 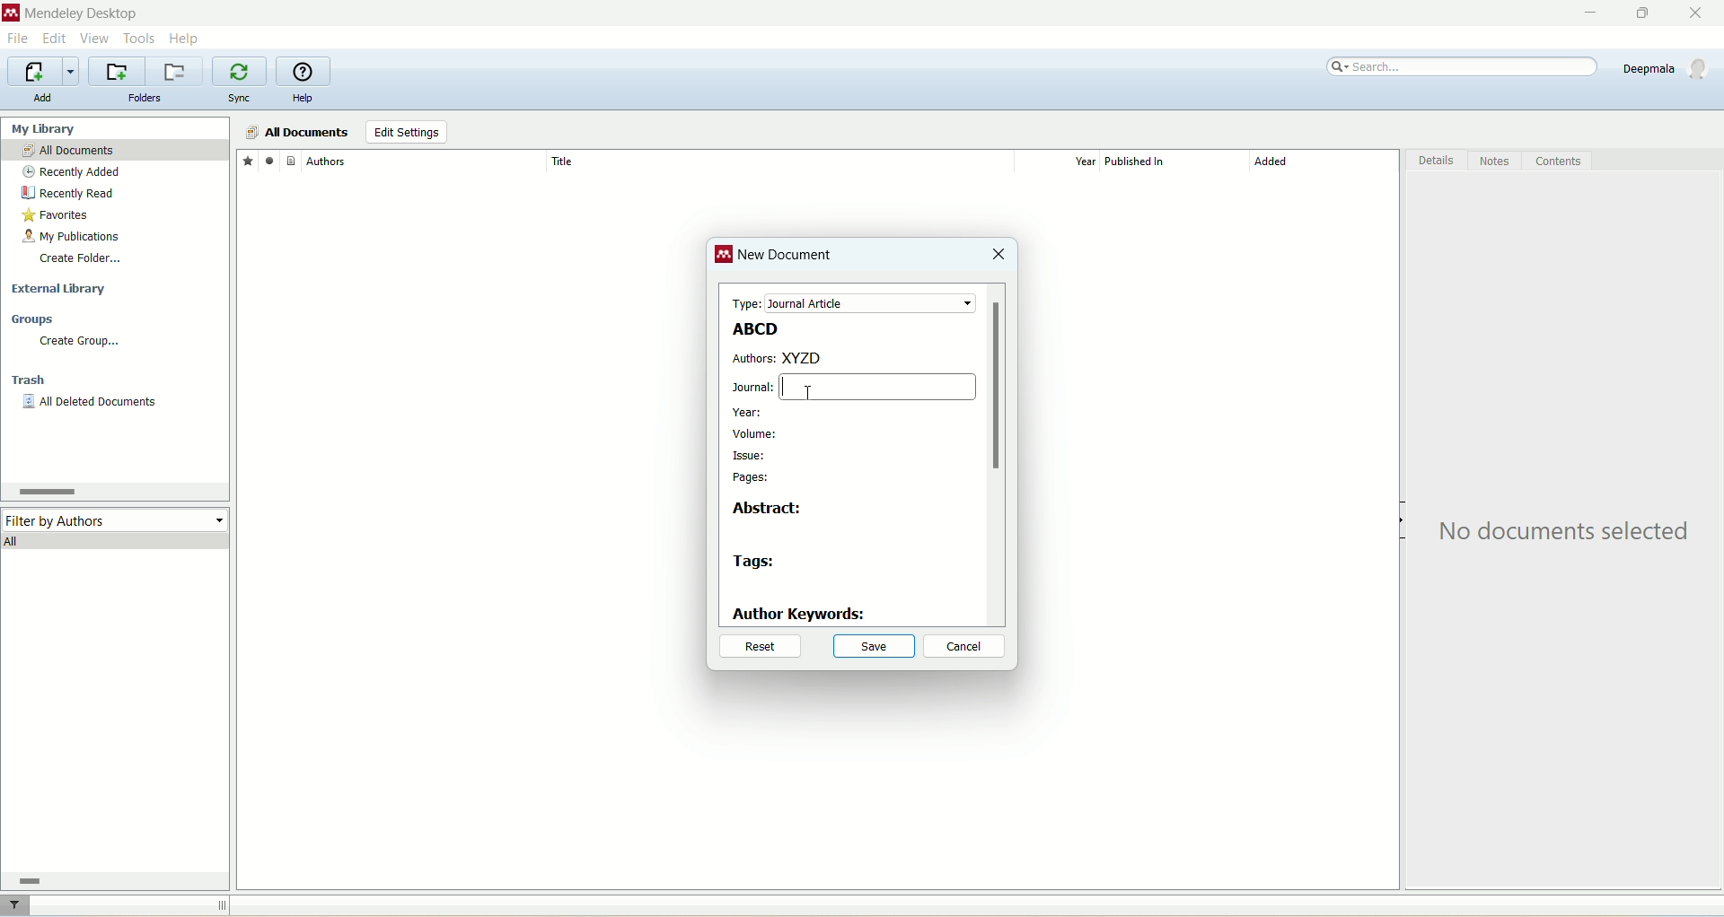 What do you see at coordinates (1324, 166) in the screenshot?
I see `added` at bounding box center [1324, 166].